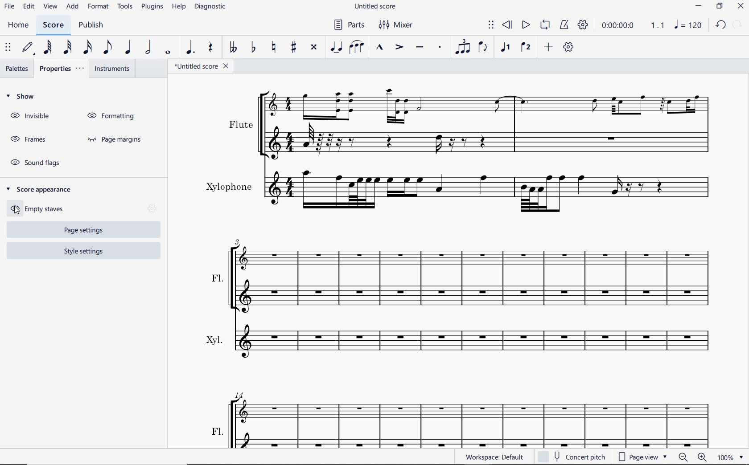 This screenshot has width=749, height=465. I want to click on DIAGNOSTIC, so click(209, 7).